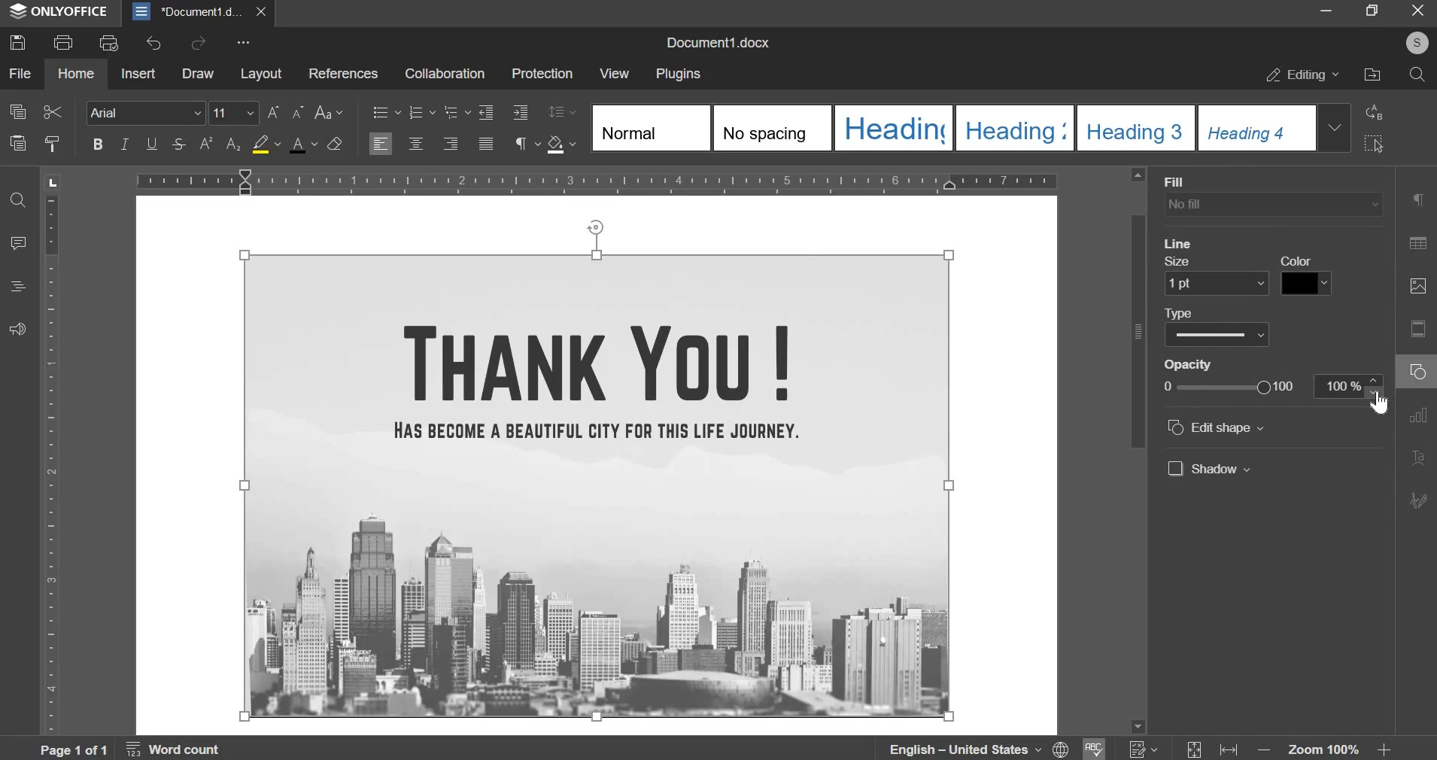 The height and width of the screenshot is (760, 1437). What do you see at coordinates (1421, 457) in the screenshot?
I see `TextArt` at bounding box center [1421, 457].